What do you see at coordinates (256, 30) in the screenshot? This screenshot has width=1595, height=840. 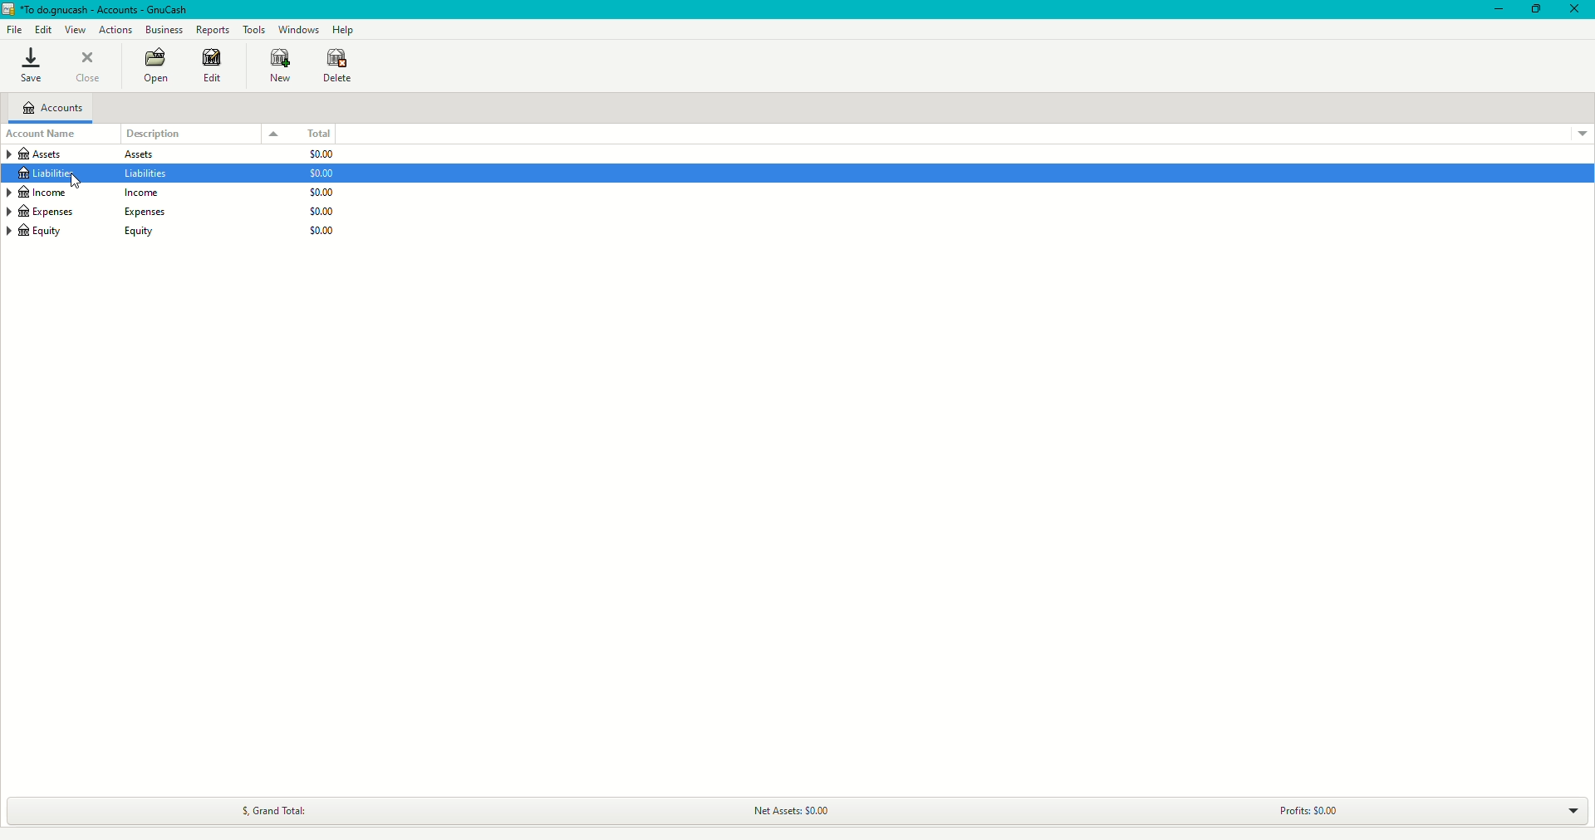 I see `Tools` at bounding box center [256, 30].